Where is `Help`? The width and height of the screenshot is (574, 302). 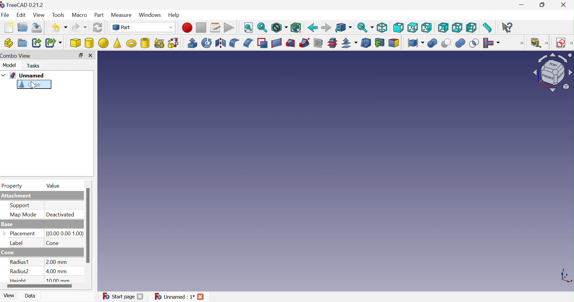
Help is located at coordinates (174, 14).